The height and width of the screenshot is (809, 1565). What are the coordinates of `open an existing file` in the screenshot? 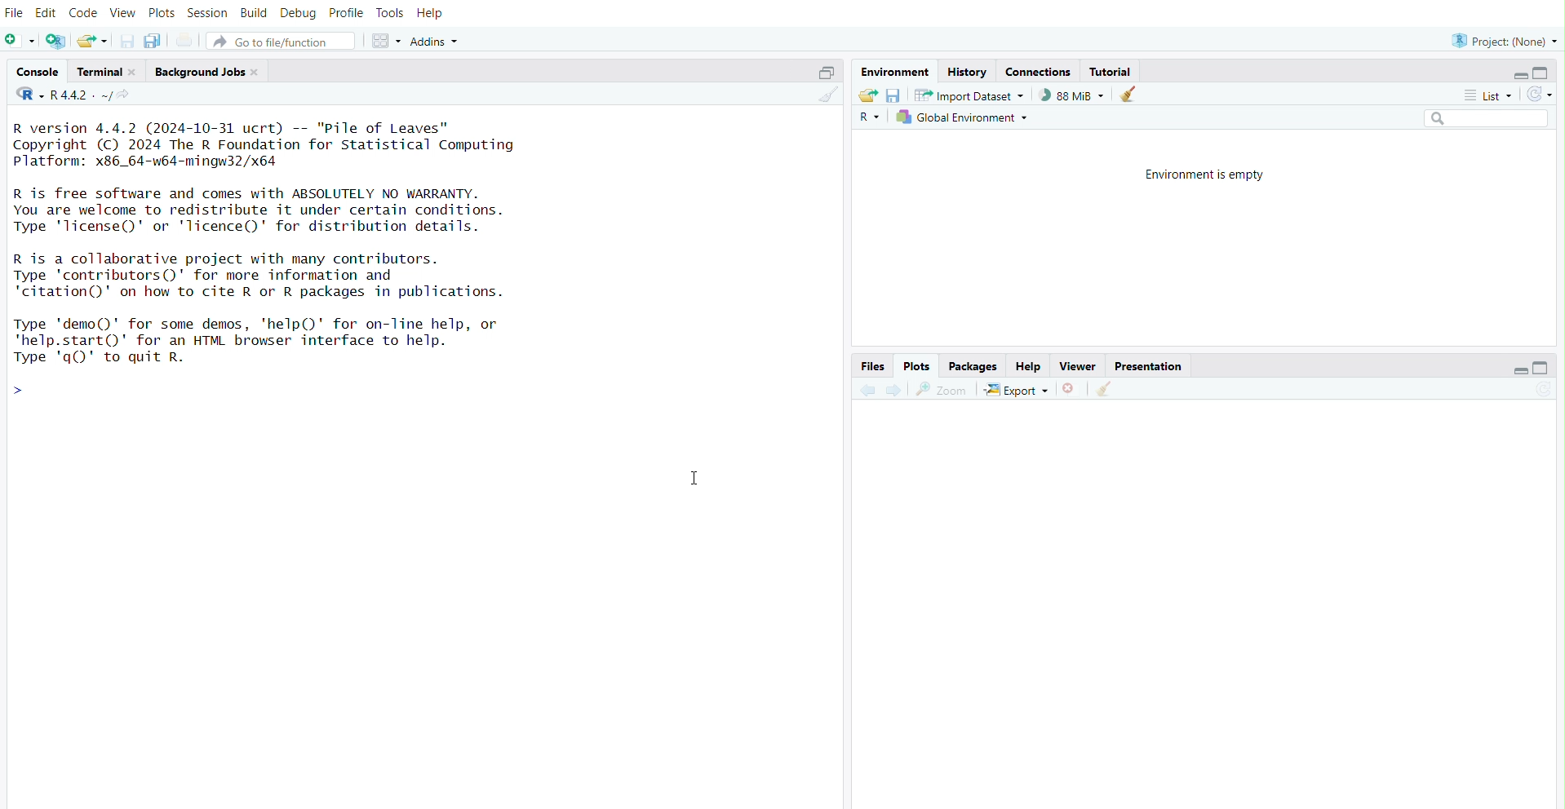 It's located at (91, 40).